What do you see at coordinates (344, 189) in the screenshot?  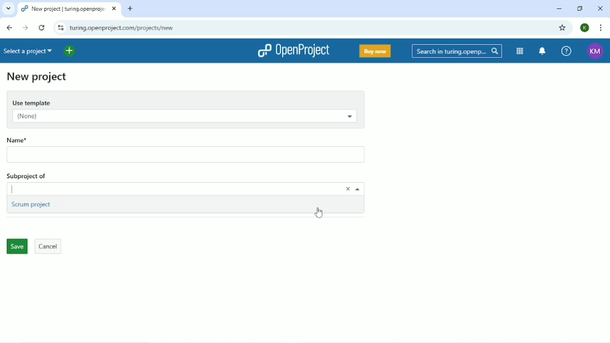 I see `Close` at bounding box center [344, 189].